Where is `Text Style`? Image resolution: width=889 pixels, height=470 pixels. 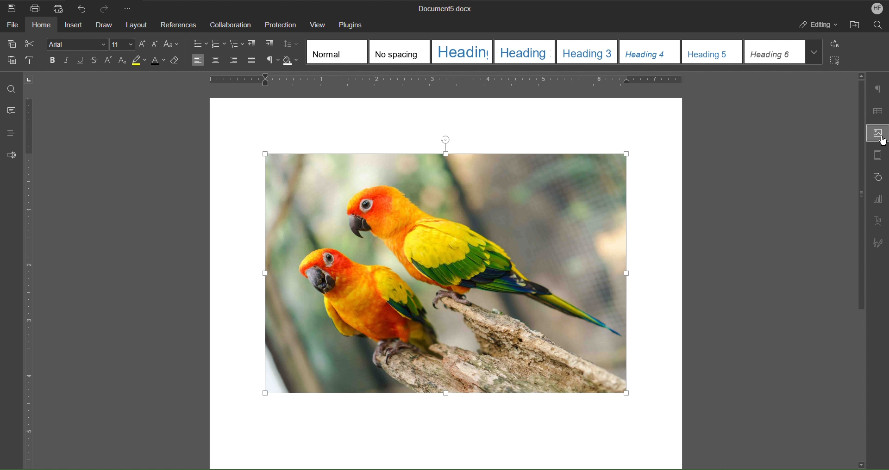 Text Style is located at coordinates (566, 52).